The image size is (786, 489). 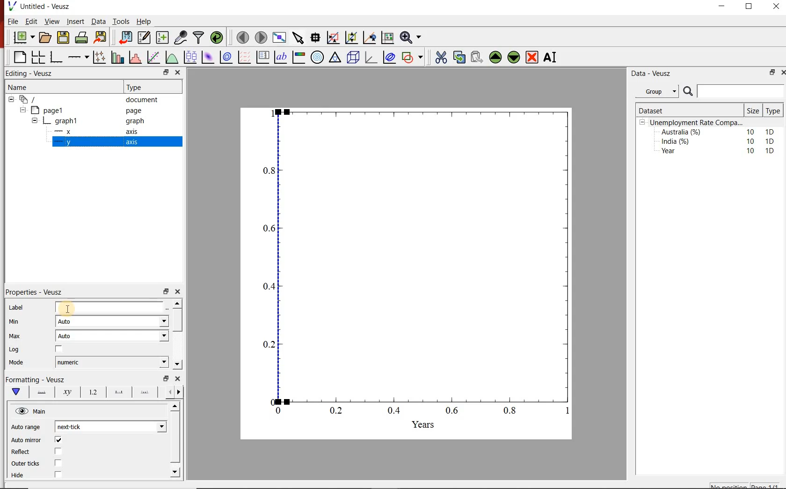 I want to click on hide/unhide, so click(x=22, y=411).